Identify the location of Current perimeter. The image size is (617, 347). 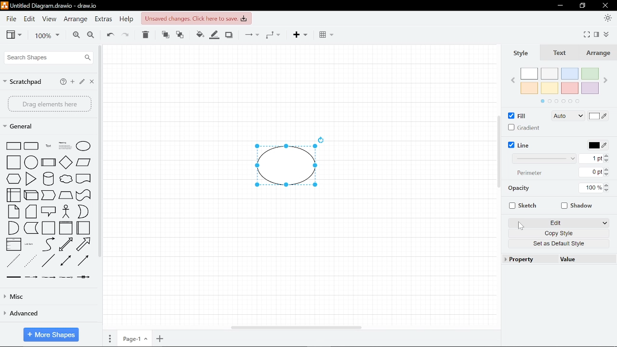
(593, 173).